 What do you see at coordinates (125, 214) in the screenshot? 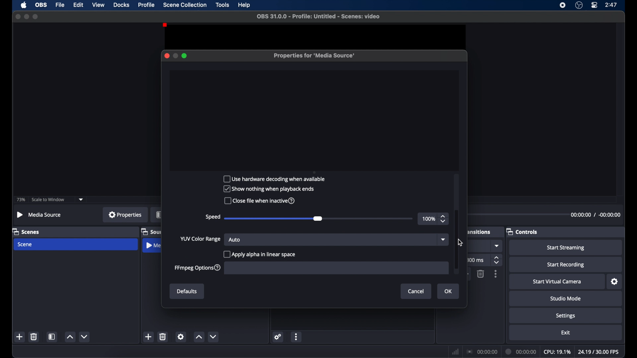
I see `properties` at bounding box center [125, 214].